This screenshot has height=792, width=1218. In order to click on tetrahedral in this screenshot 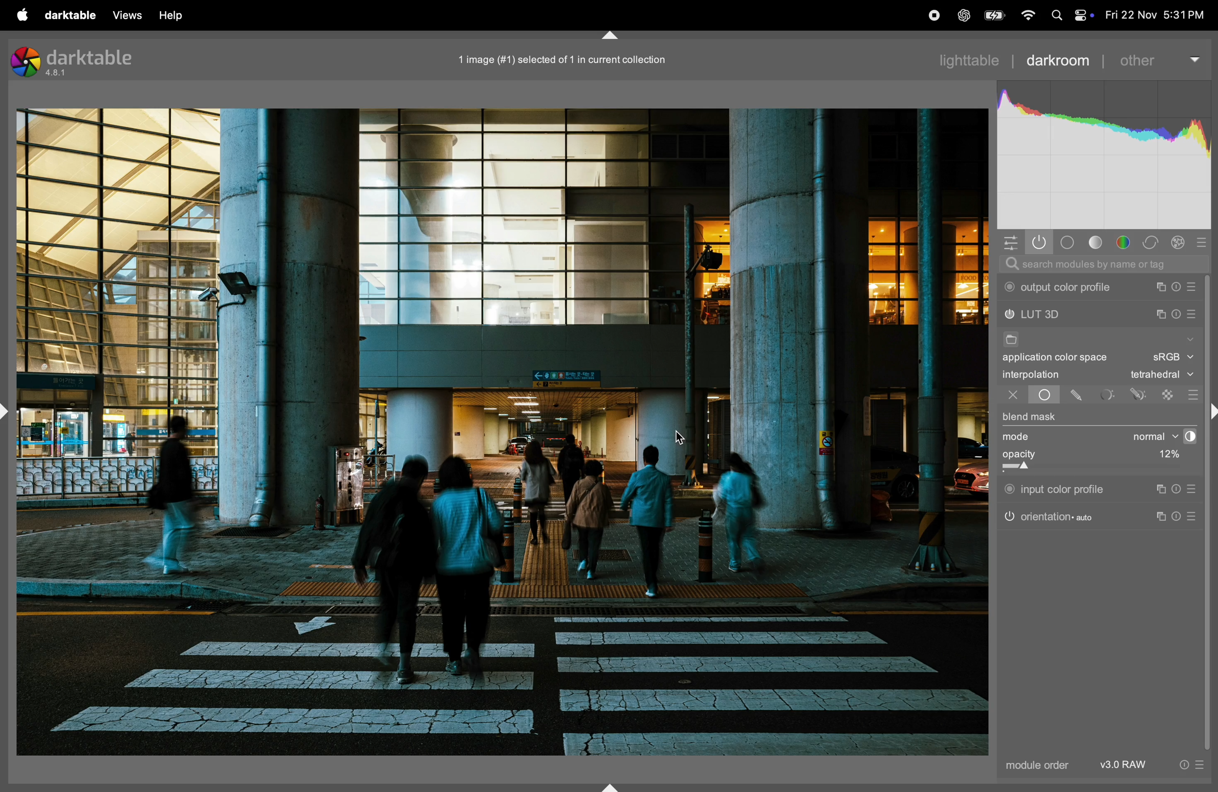, I will do `click(1162, 376)`.